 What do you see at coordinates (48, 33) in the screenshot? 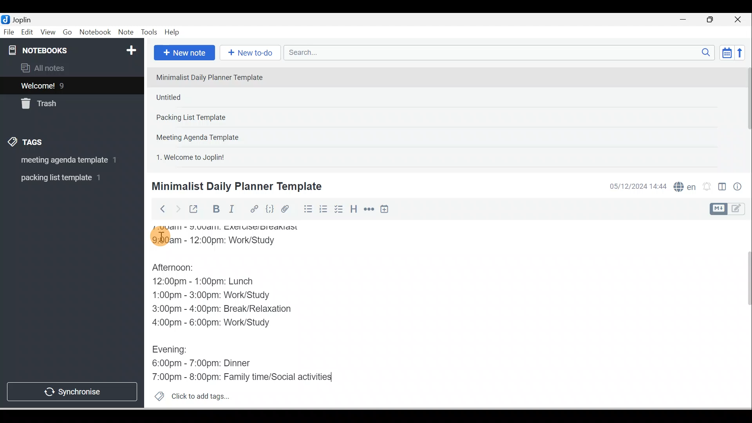
I see `View` at bounding box center [48, 33].